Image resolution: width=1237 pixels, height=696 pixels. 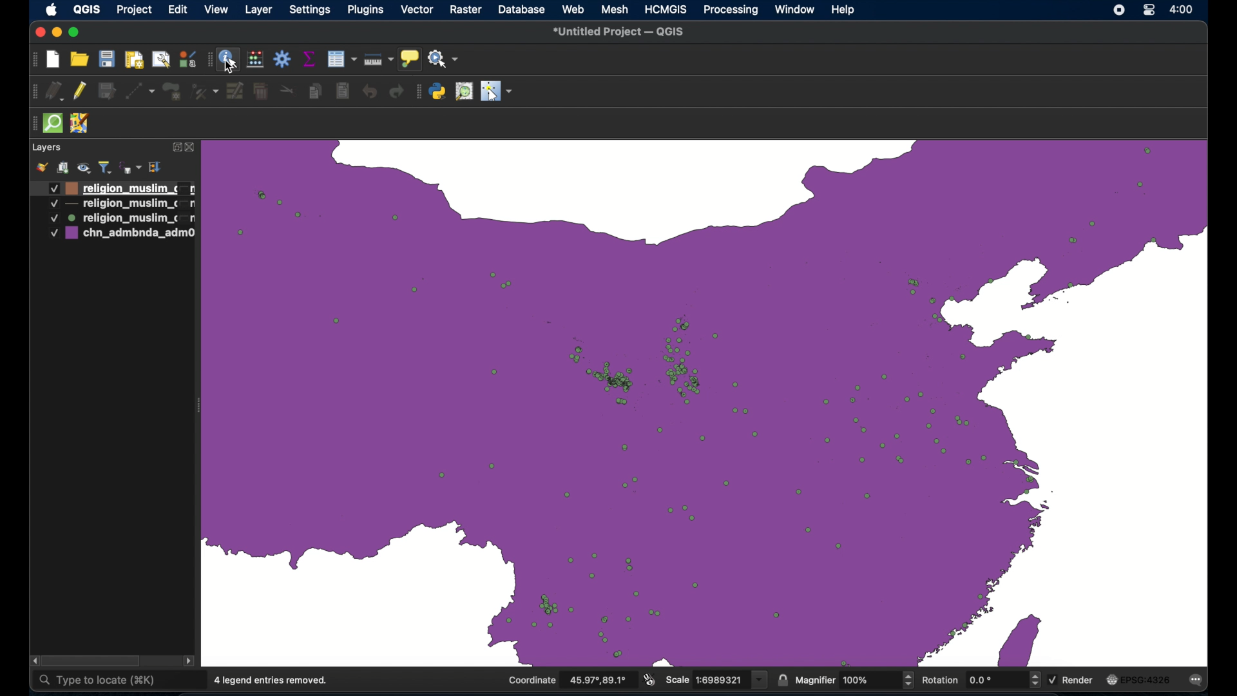 What do you see at coordinates (1149, 11) in the screenshot?
I see `control center` at bounding box center [1149, 11].